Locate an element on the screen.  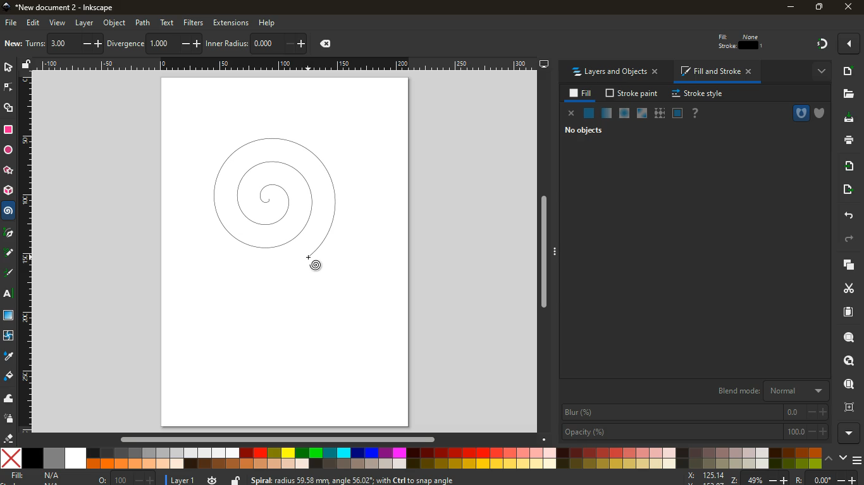
find is located at coordinates (847, 384).